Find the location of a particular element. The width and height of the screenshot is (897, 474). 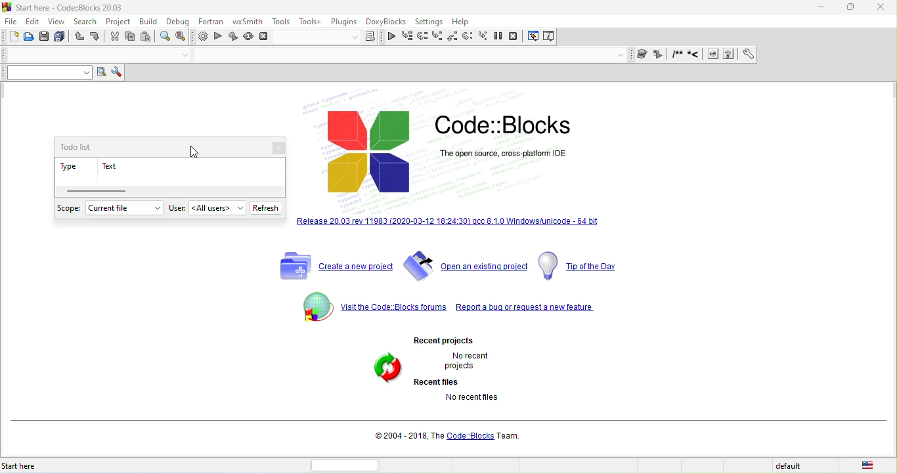

wxsmith is located at coordinates (248, 21).